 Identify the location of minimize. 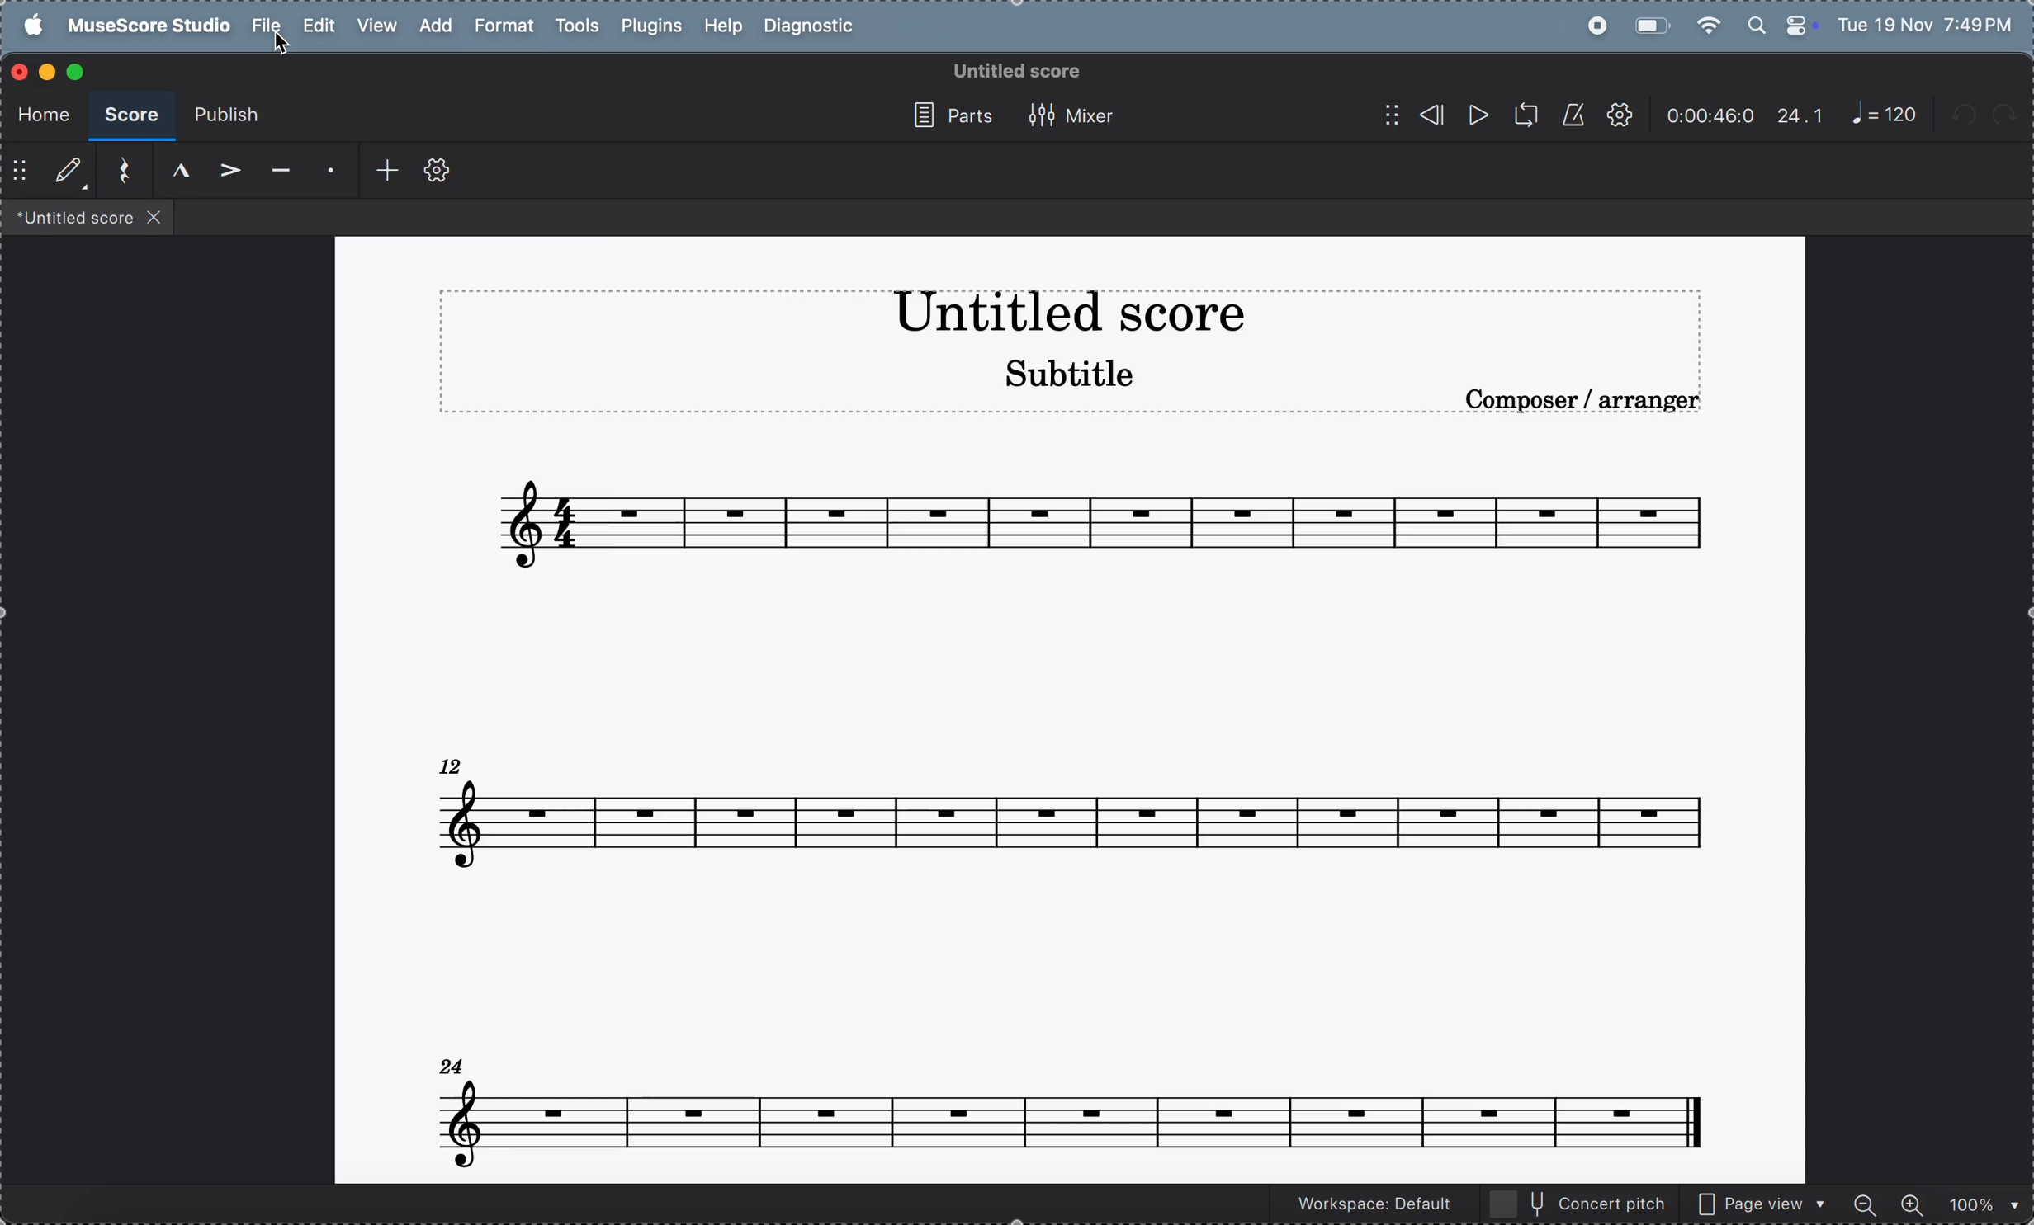
(46, 72).